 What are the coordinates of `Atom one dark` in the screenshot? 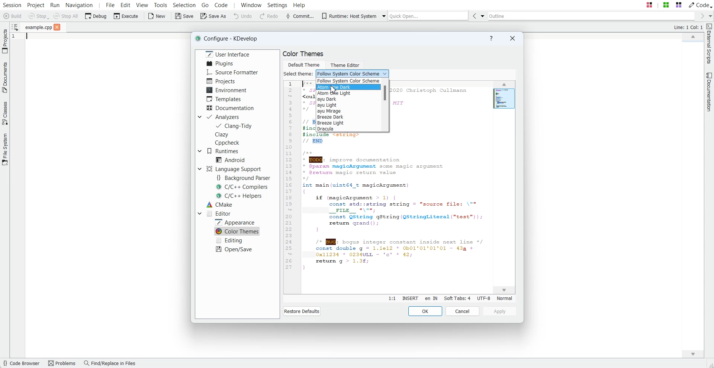 It's located at (349, 87).